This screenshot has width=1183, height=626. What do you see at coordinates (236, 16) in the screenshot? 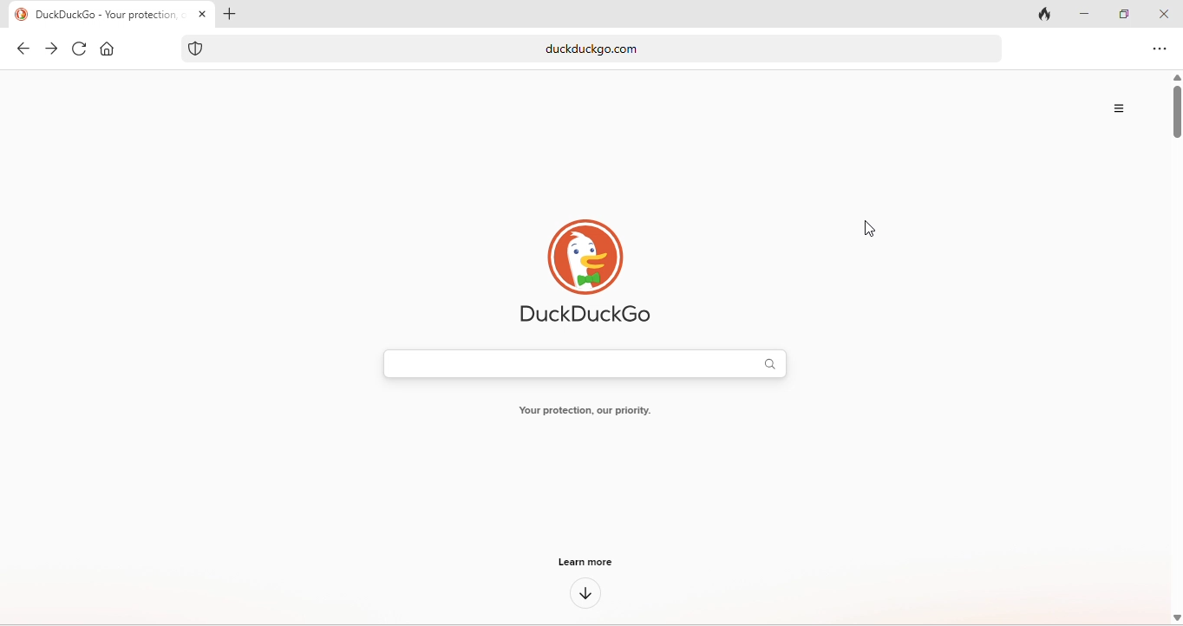
I see `add tab` at bounding box center [236, 16].